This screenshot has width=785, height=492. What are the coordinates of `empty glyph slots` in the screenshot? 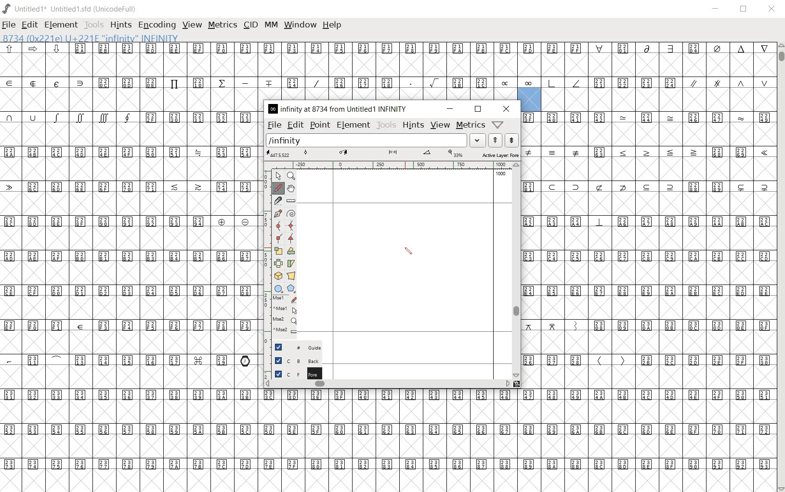 It's located at (650, 238).